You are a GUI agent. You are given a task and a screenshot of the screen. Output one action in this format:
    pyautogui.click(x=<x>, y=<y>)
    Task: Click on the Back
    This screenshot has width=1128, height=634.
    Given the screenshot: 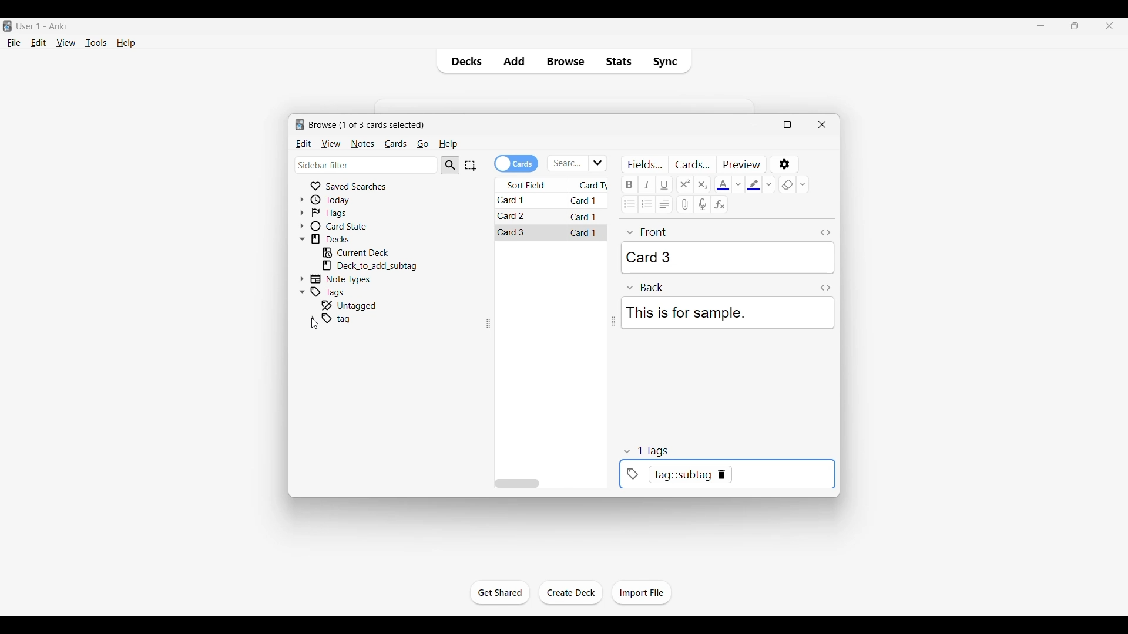 What is the action you would take?
    pyautogui.click(x=646, y=288)
    